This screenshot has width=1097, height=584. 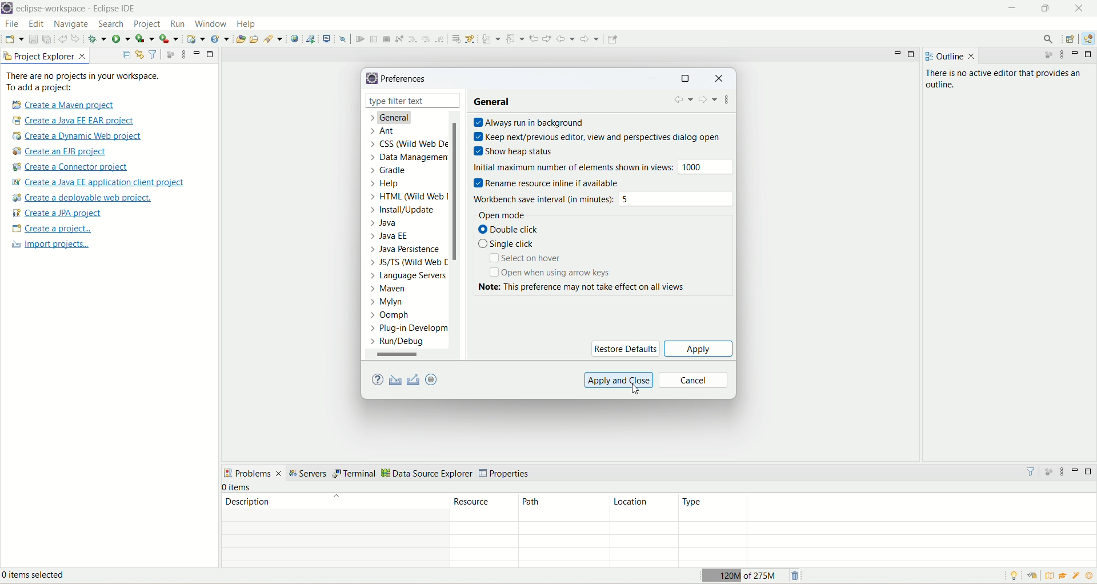 I want to click on properties, so click(x=506, y=474).